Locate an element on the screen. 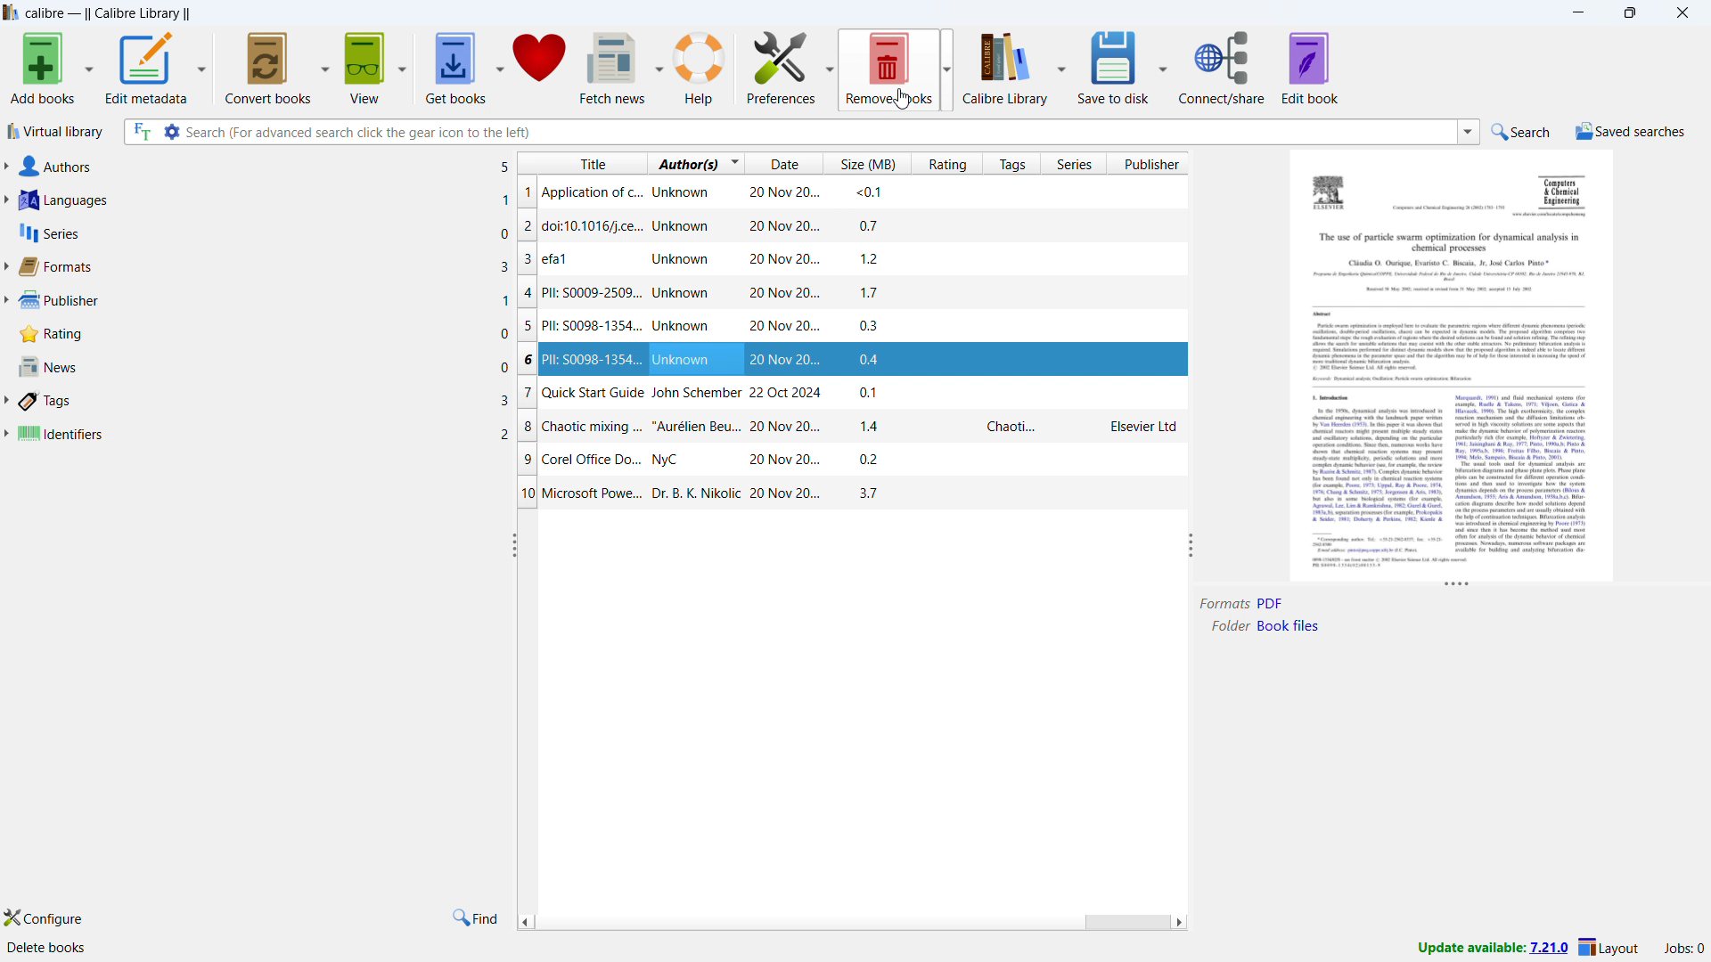  calibre library is located at coordinates (1006, 66).